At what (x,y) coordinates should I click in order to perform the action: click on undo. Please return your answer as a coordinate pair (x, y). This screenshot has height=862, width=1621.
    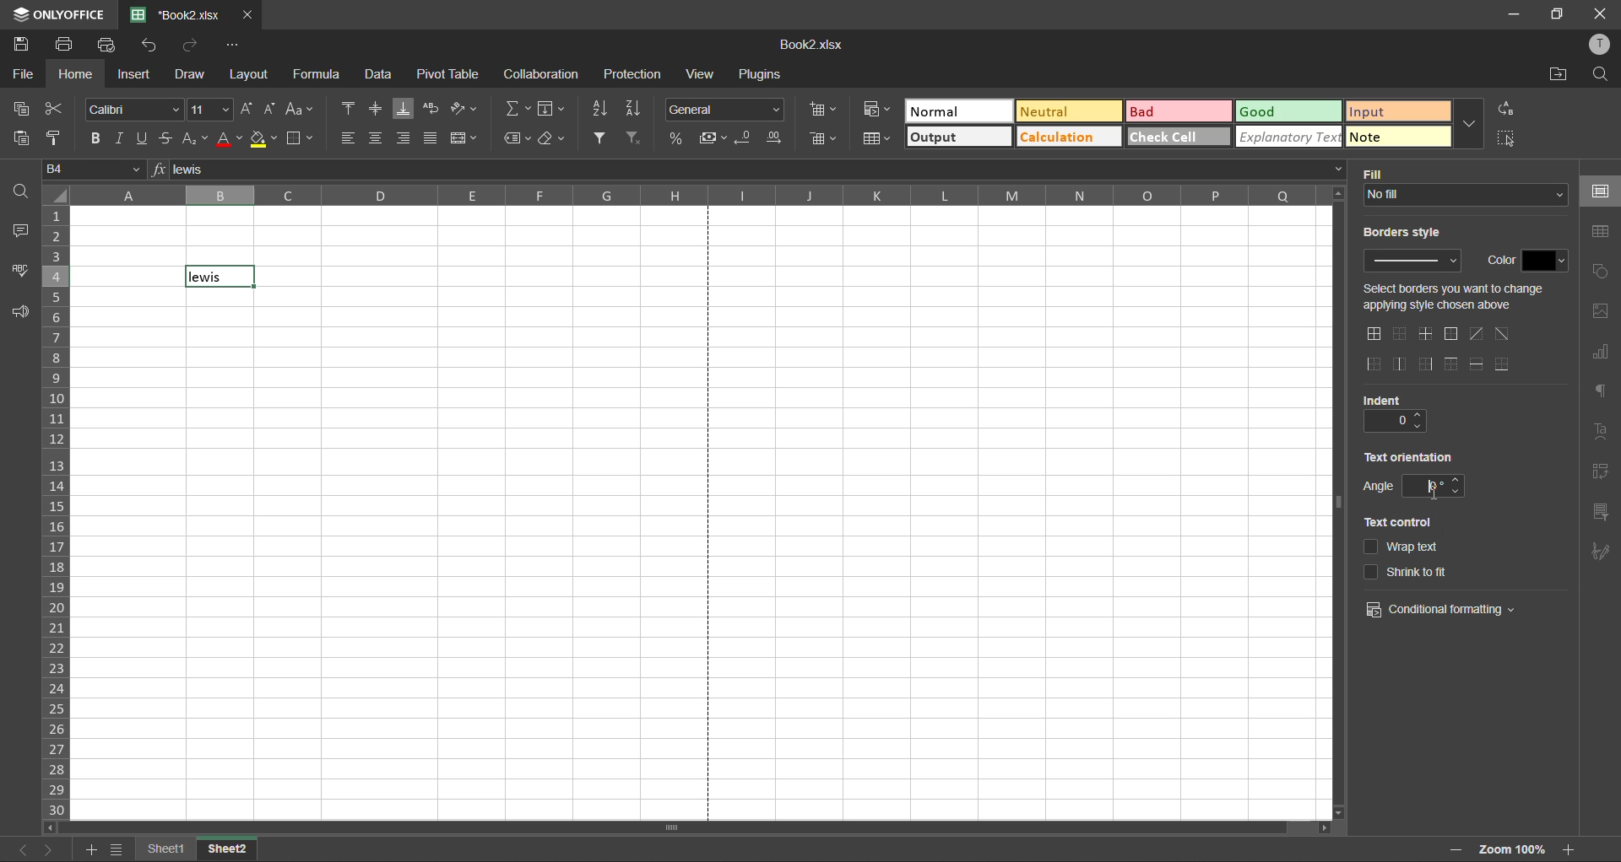
    Looking at the image, I should click on (149, 45).